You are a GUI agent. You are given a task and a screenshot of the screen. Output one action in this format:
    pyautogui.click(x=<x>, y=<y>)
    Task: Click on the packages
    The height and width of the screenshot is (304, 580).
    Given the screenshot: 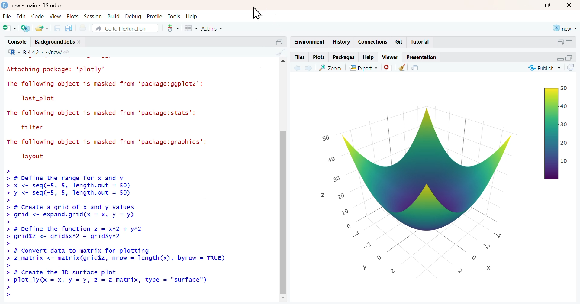 What is the action you would take?
    pyautogui.click(x=343, y=57)
    